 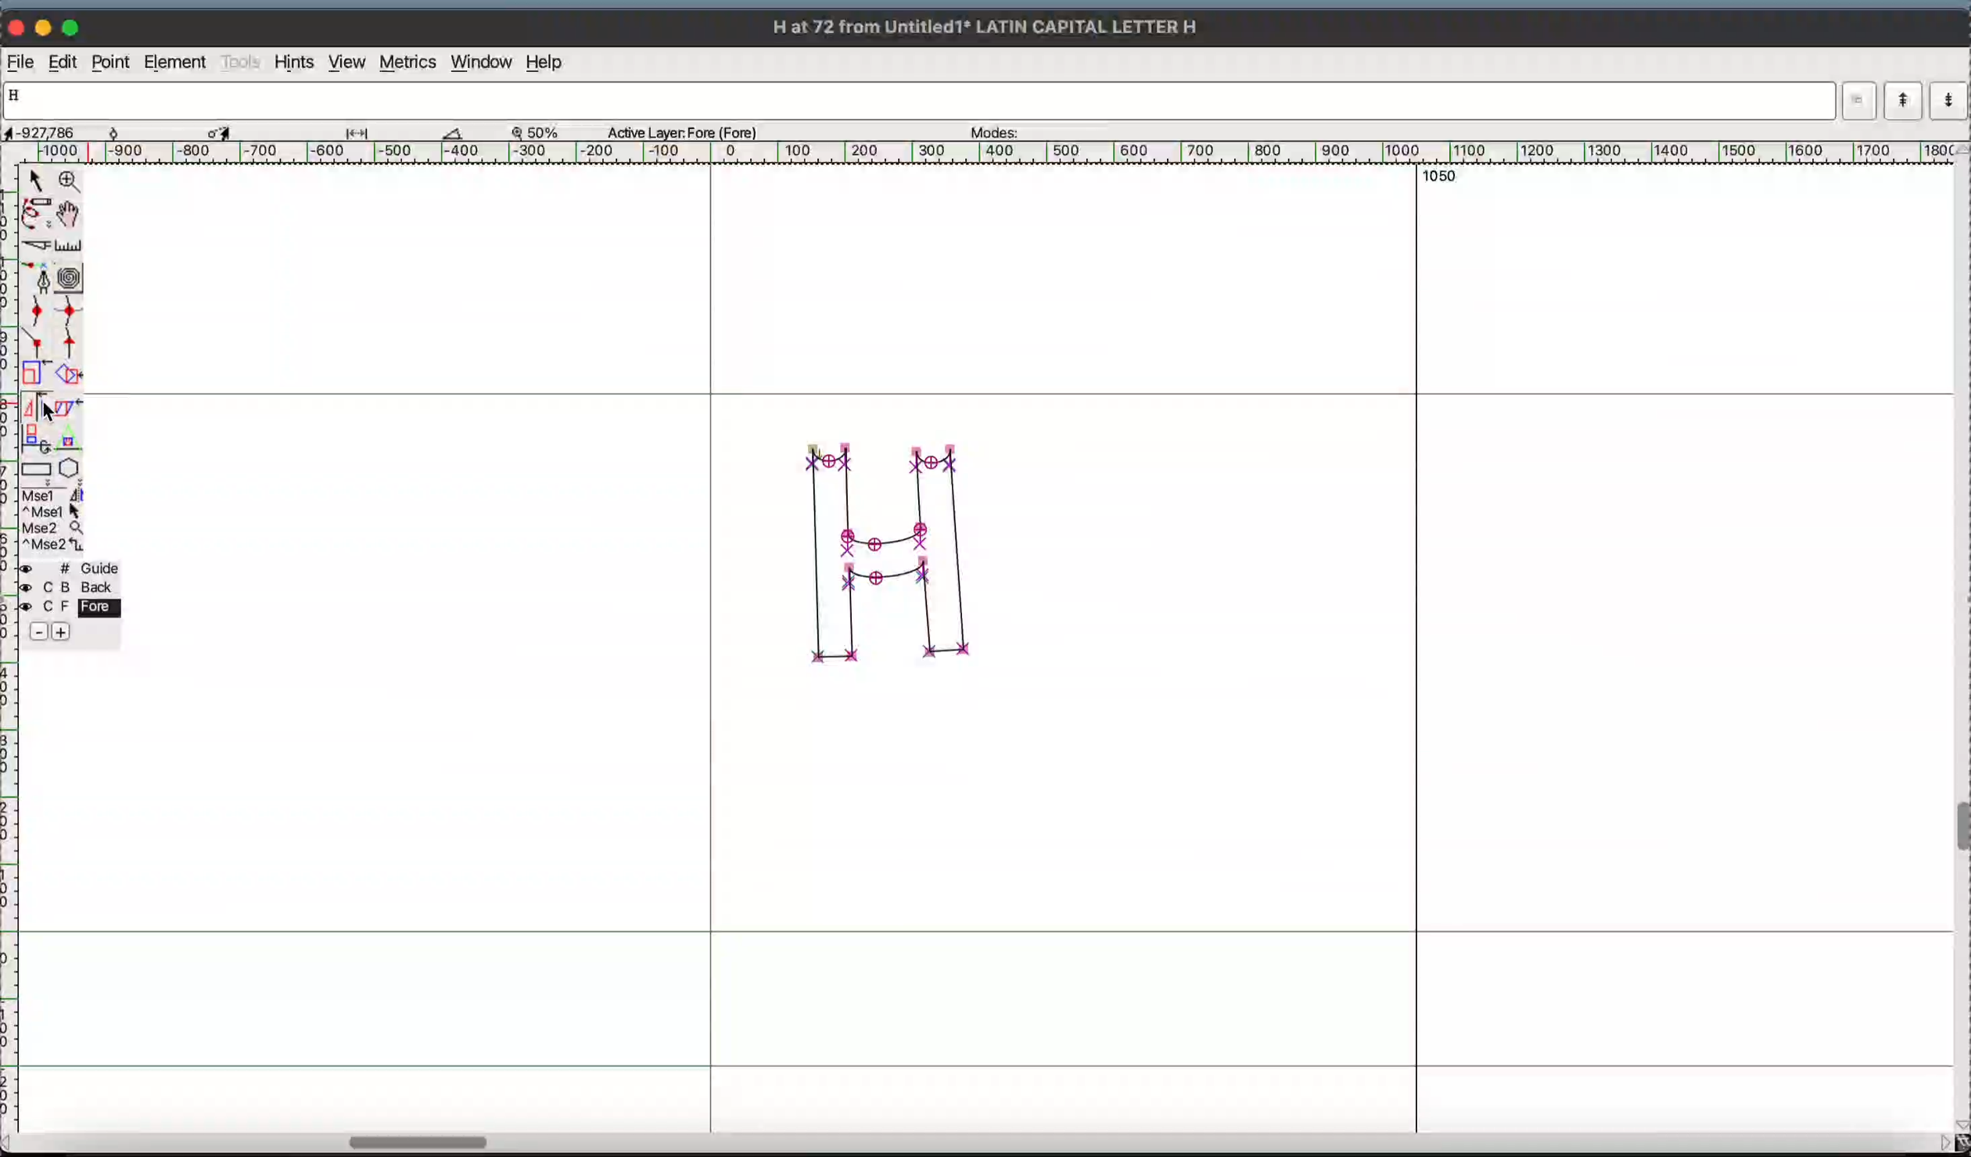 What do you see at coordinates (1959, 649) in the screenshot?
I see `vertical scrollbar` at bounding box center [1959, 649].